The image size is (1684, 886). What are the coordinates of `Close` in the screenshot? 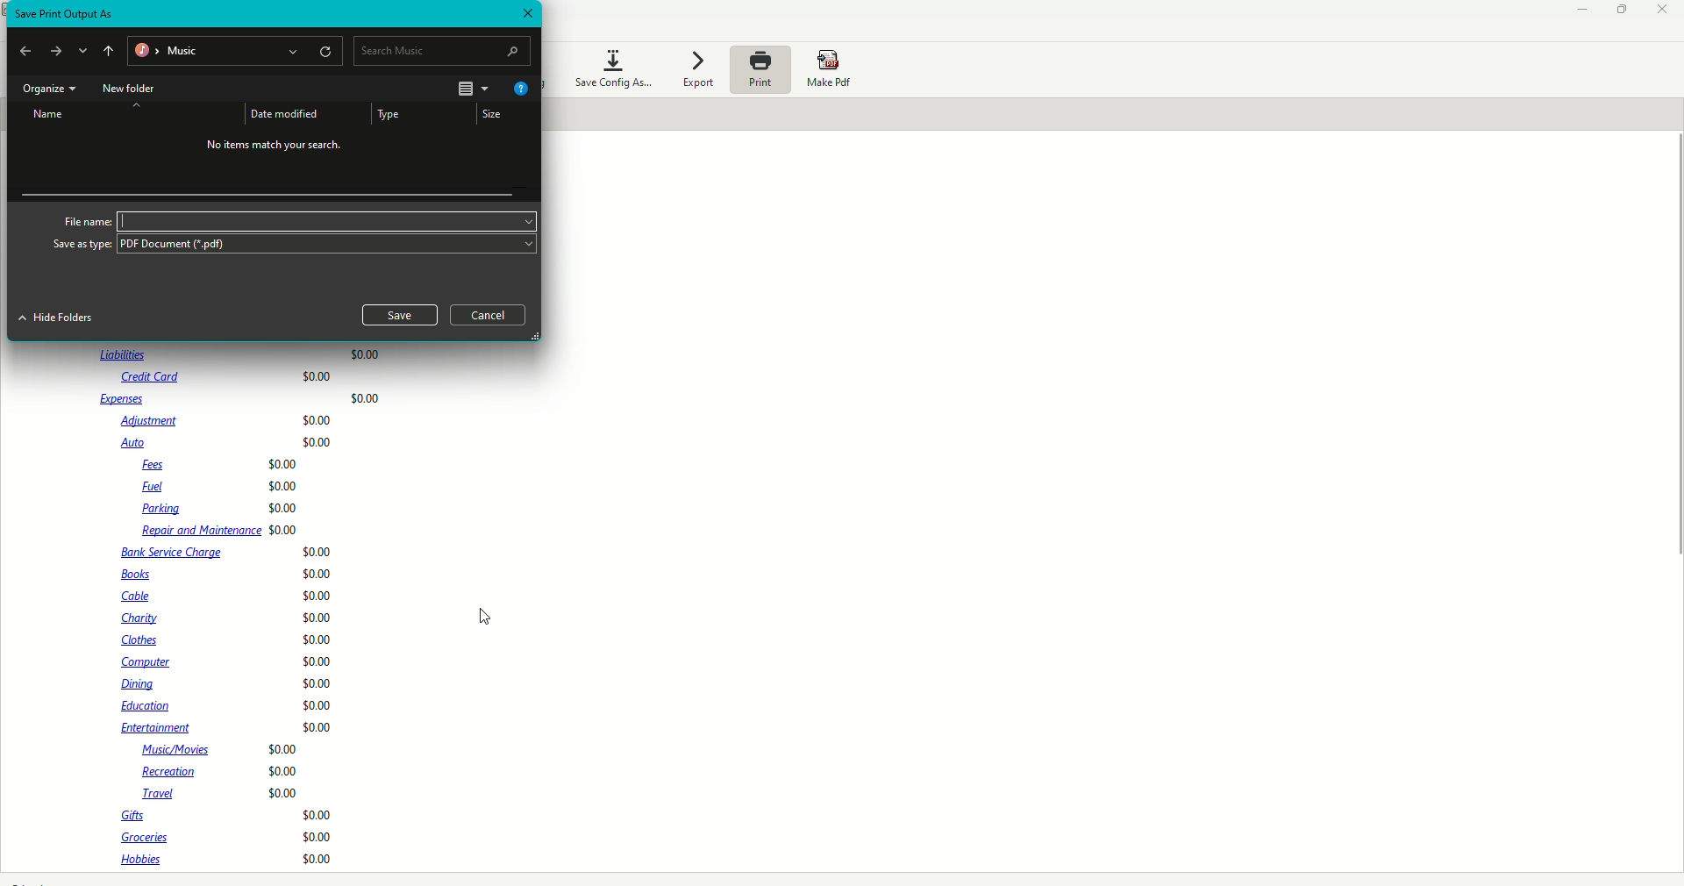 It's located at (525, 14).